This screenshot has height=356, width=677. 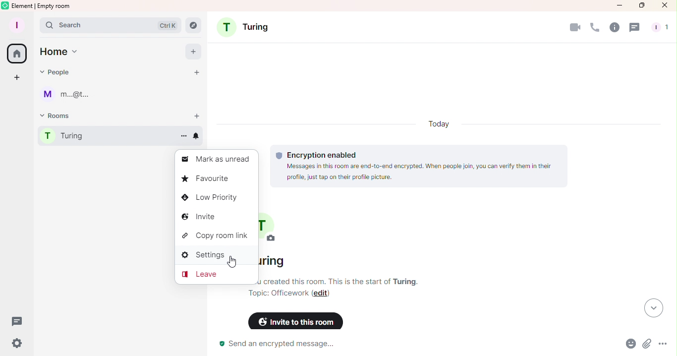 I want to click on Attachment, so click(x=646, y=345).